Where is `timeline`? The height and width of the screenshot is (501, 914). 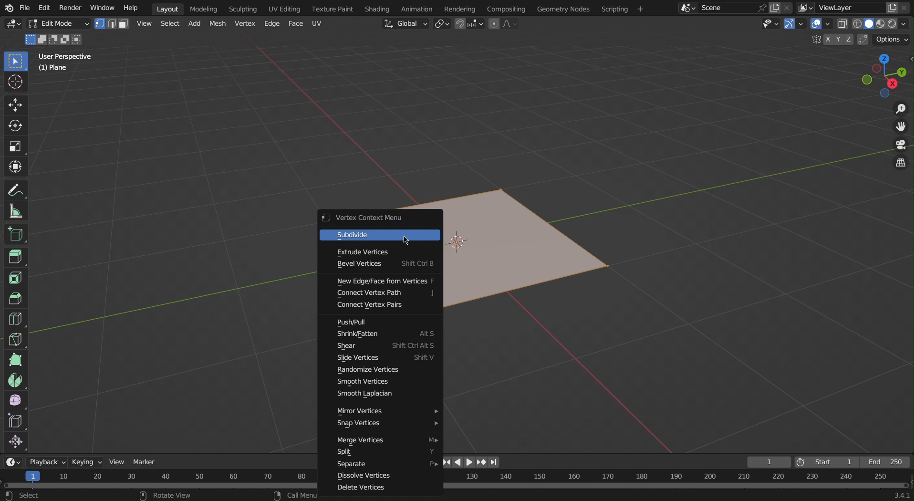 timeline is located at coordinates (676, 481).